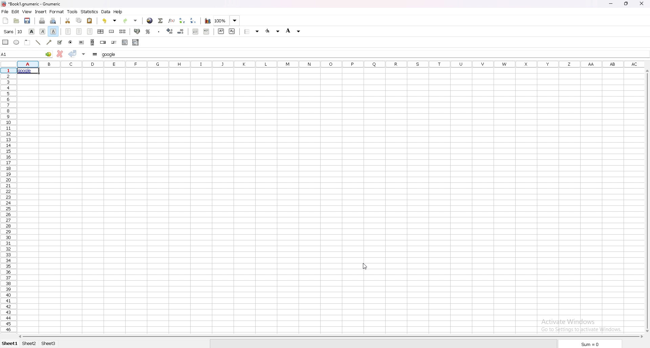 Image resolution: width=650 pixels, height=348 pixels. I want to click on foreground, so click(273, 31).